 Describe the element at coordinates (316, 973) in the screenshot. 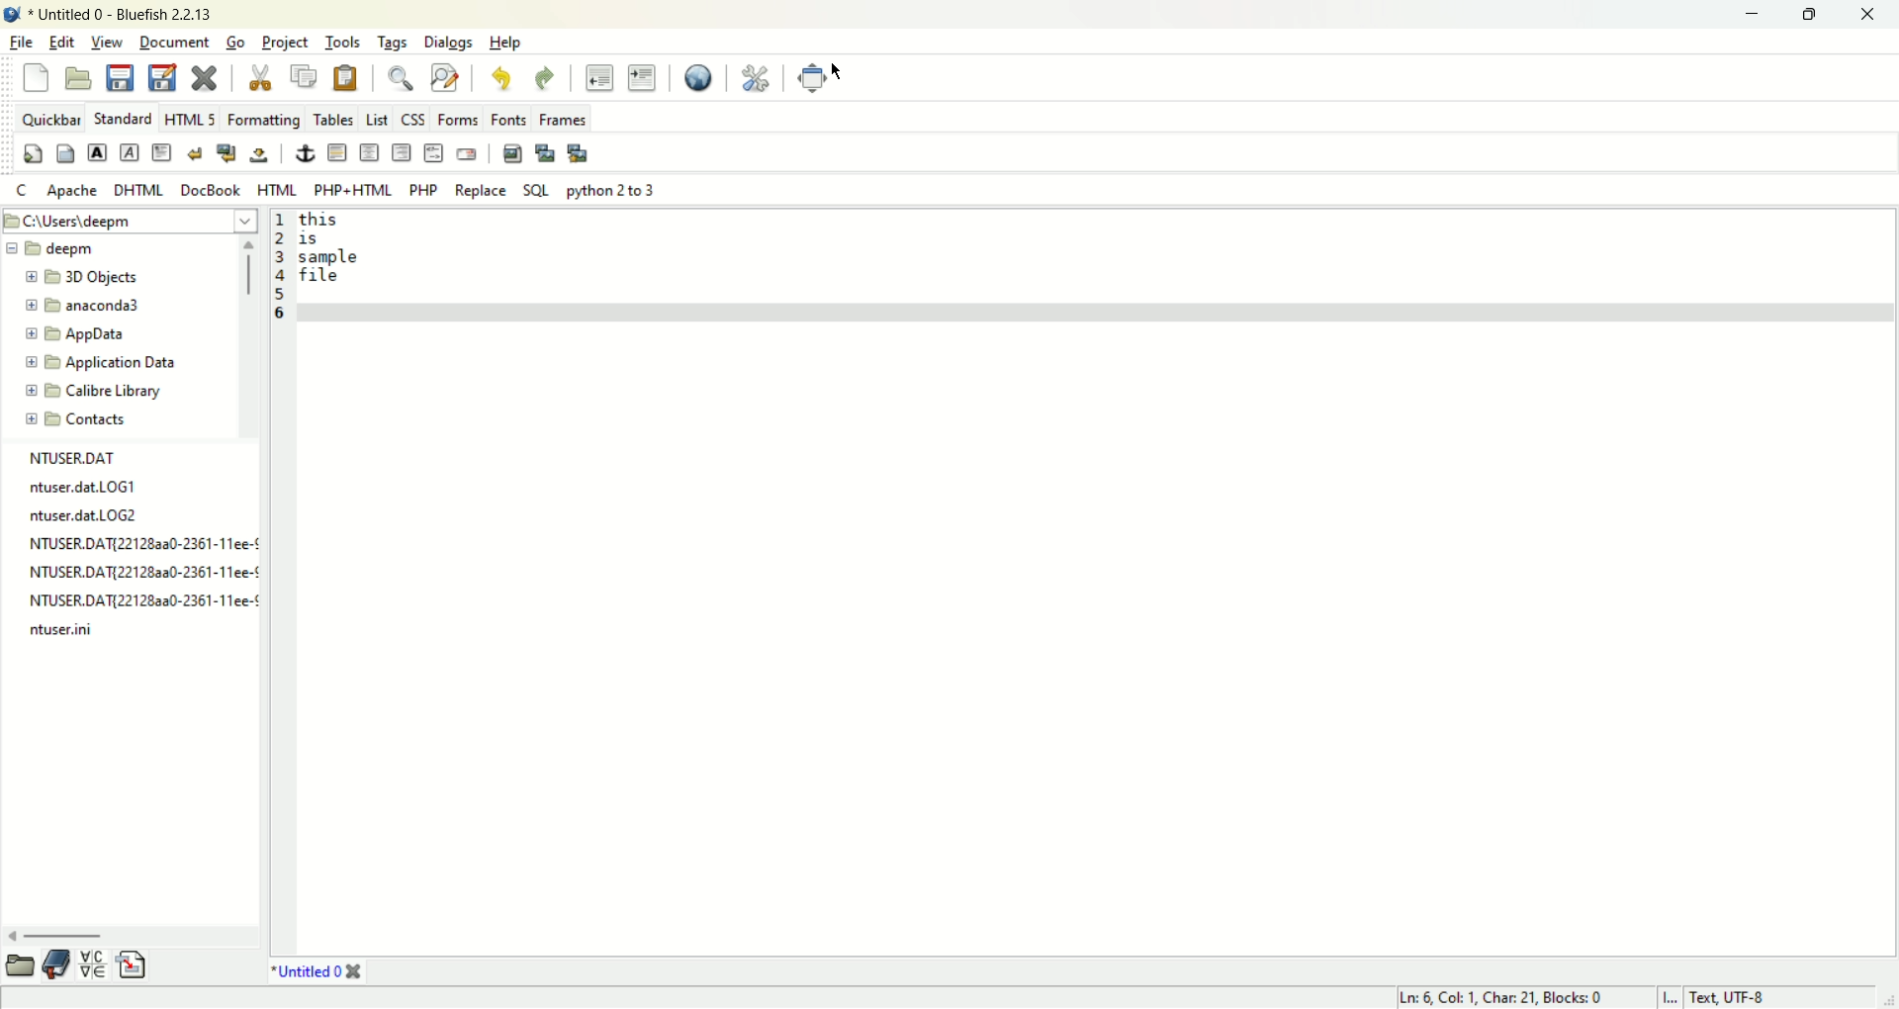

I see `title` at that location.